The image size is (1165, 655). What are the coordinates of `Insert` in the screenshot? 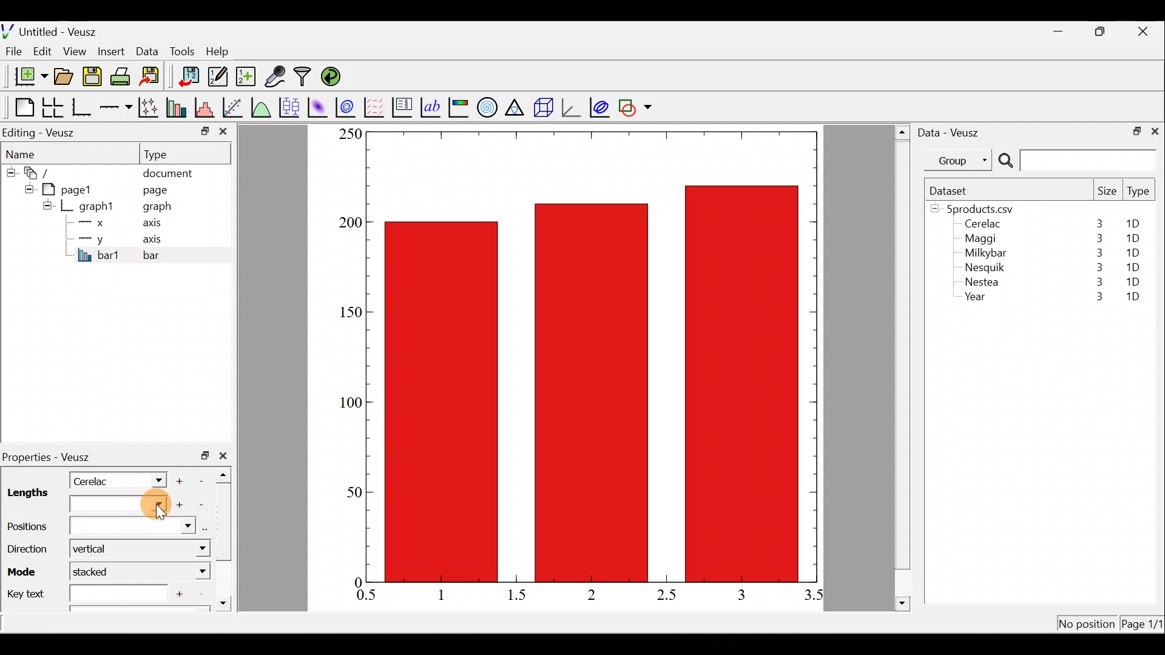 It's located at (113, 51).